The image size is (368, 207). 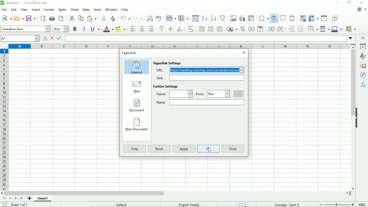 I want to click on Define print area, so click(x=303, y=18).